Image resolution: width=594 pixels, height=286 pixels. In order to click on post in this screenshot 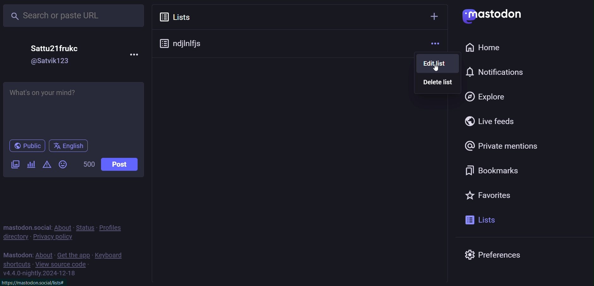, I will do `click(124, 164)`.